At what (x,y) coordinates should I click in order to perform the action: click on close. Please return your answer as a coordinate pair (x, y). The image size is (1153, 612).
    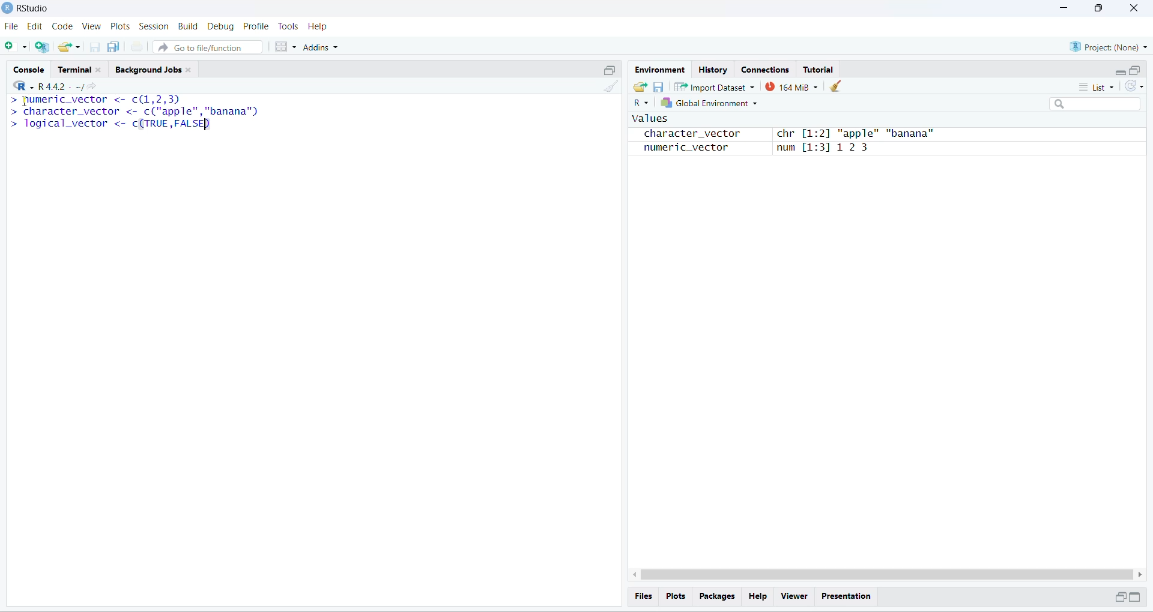
    Looking at the image, I should click on (1133, 8).